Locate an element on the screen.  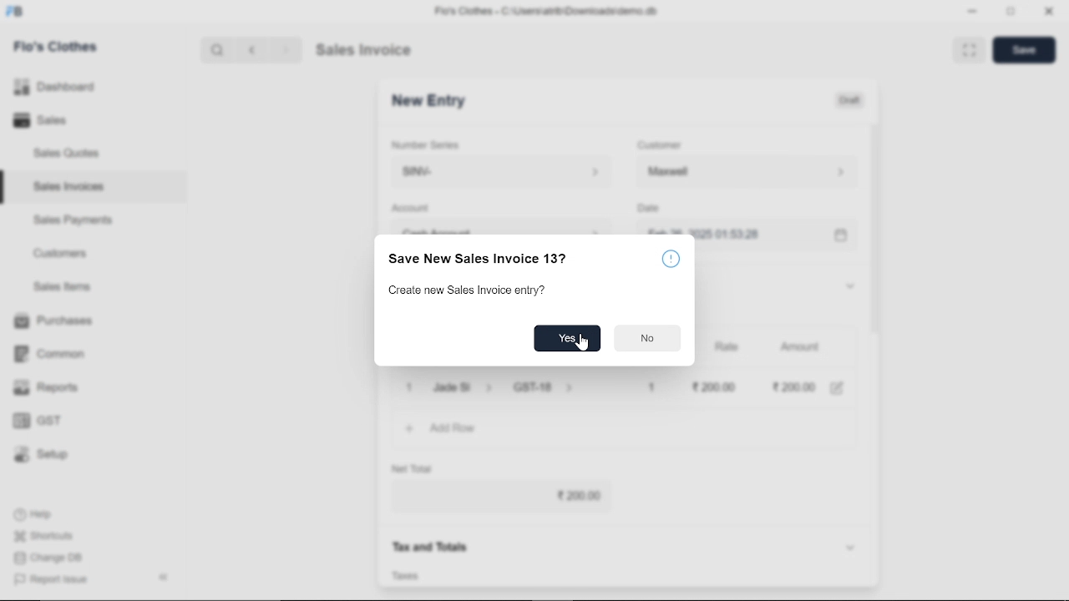
Create new Sales Invoice entry? is located at coordinates (469, 290).